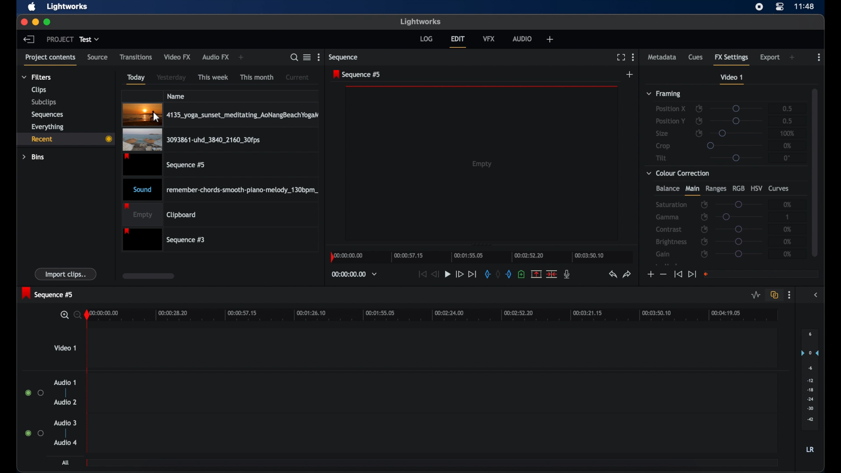 Image resolution: width=841 pixels, height=473 pixels. What do you see at coordinates (67, 7) in the screenshot?
I see `lightworks` at bounding box center [67, 7].